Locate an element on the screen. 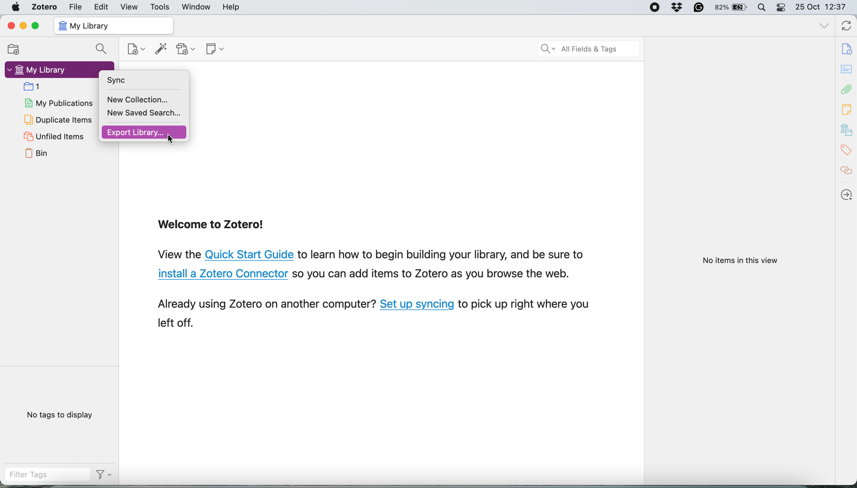 The height and width of the screenshot is (488, 857). 82% battery is located at coordinates (731, 7).